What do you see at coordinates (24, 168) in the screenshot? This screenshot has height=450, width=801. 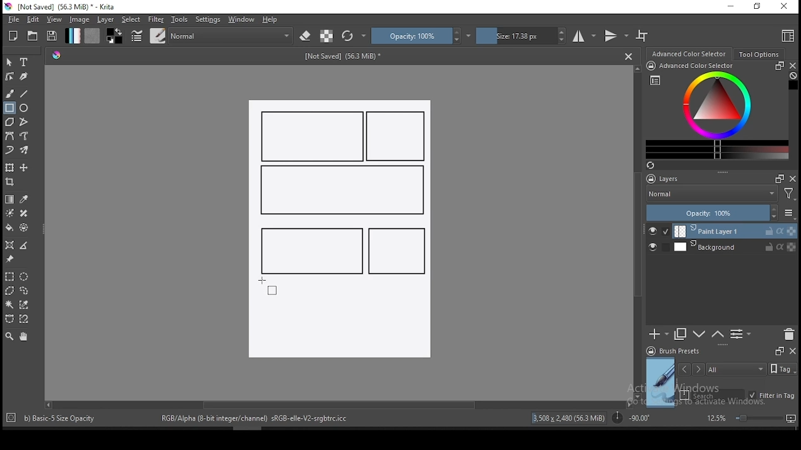 I see `move a layer` at bounding box center [24, 168].